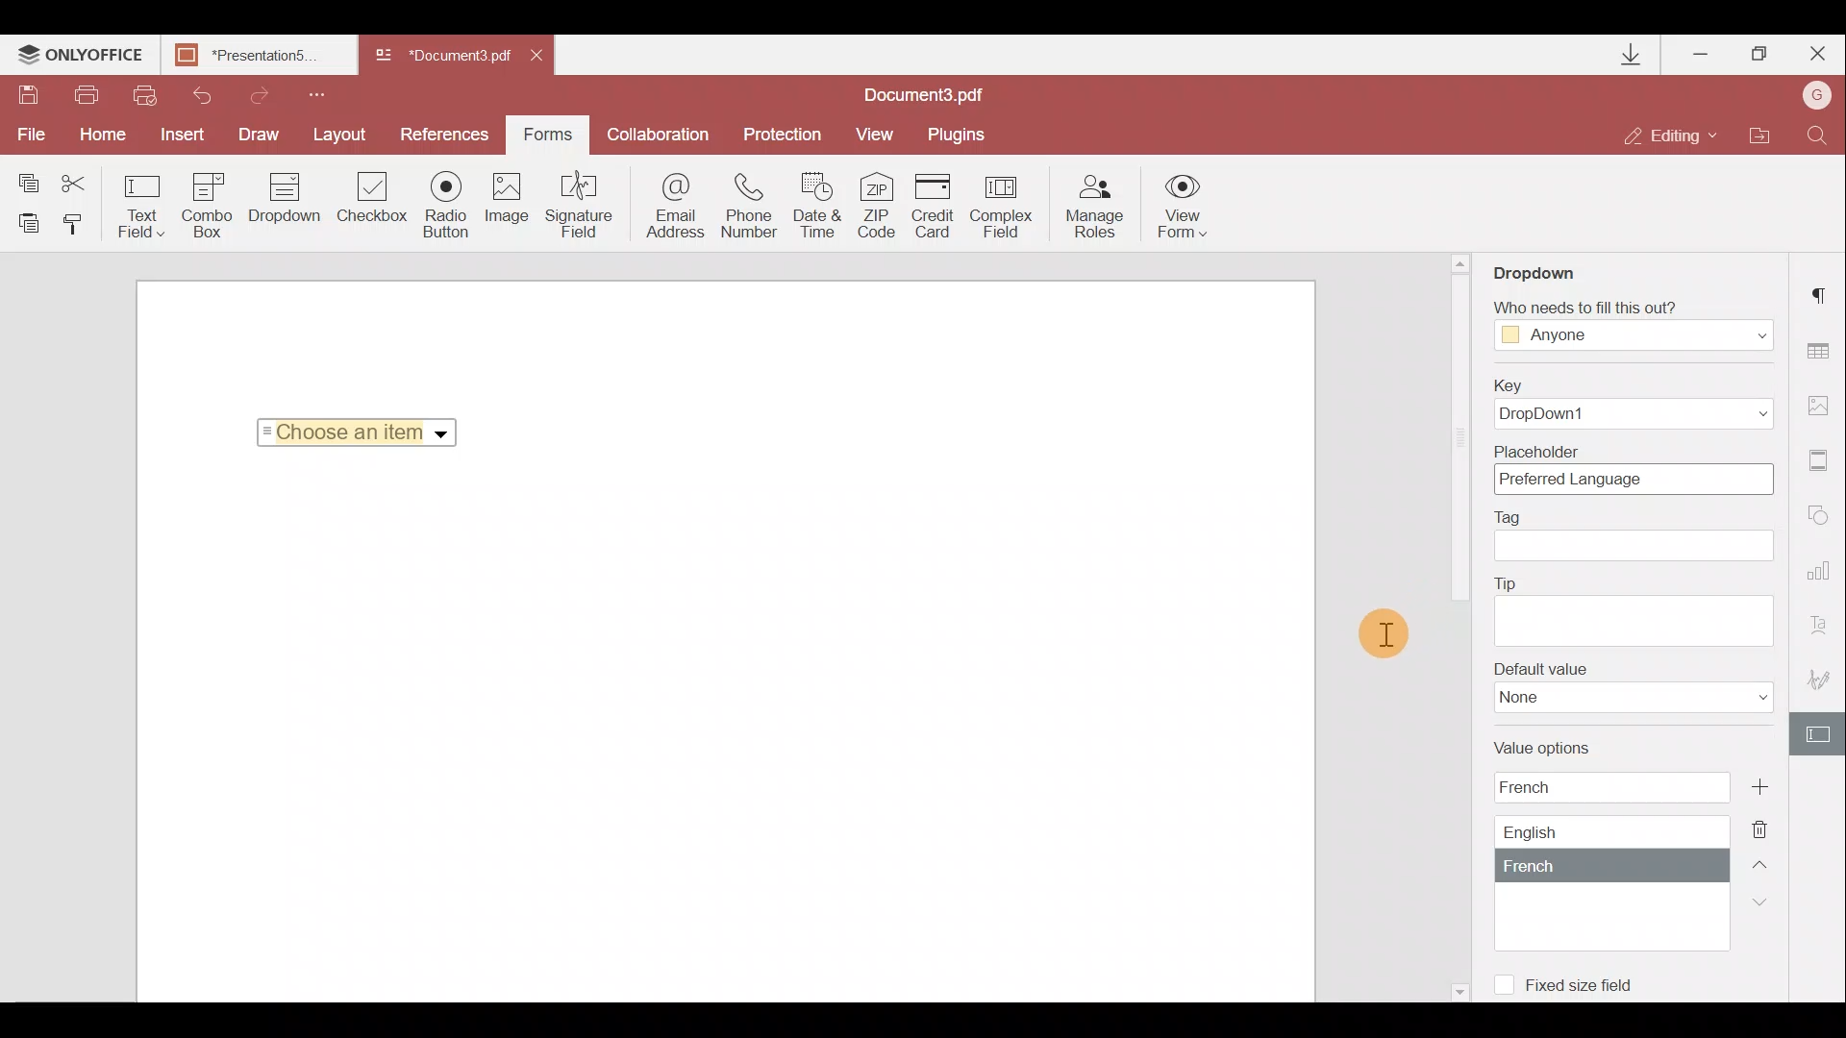 The width and height of the screenshot is (1846, 1038). What do you see at coordinates (875, 133) in the screenshot?
I see `View` at bounding box center [875, 133].